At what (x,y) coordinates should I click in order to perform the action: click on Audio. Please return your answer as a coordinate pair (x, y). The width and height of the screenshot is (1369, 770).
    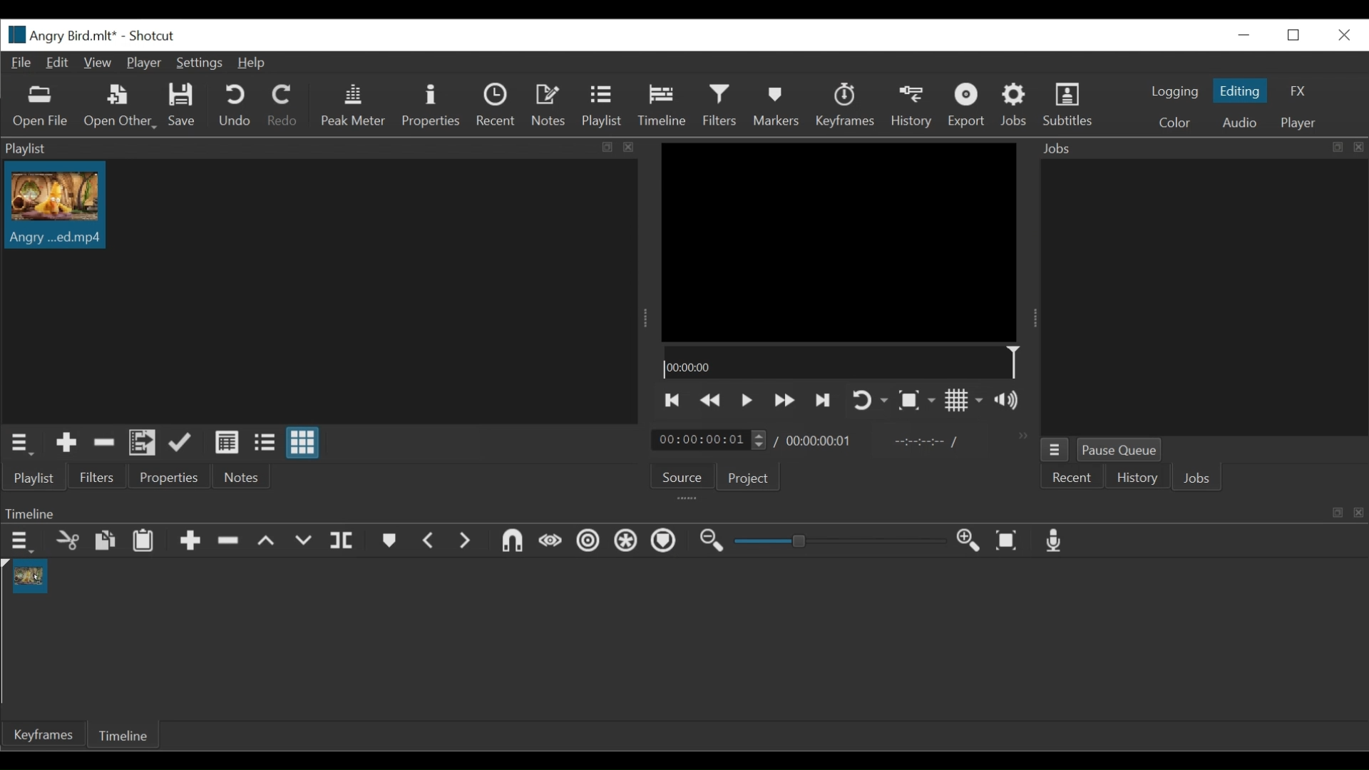
    Looking at the image, I should click on (1240, 122).